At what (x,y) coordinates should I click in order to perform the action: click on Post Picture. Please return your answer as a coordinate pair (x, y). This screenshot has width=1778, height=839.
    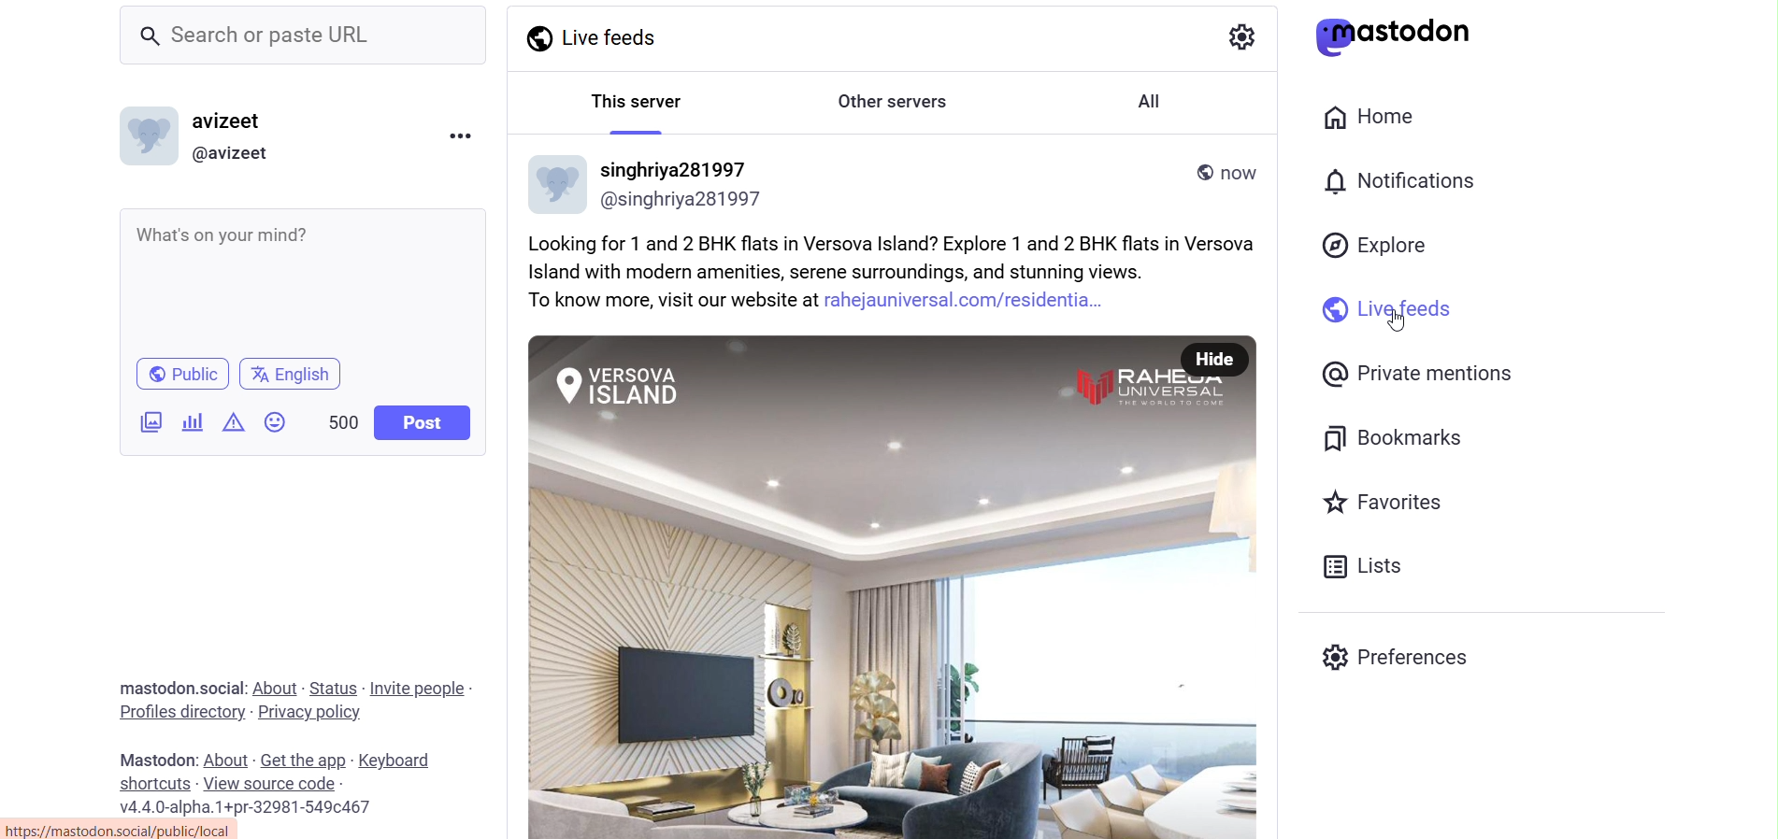
    Looking at the image, I should click on (844, 586).